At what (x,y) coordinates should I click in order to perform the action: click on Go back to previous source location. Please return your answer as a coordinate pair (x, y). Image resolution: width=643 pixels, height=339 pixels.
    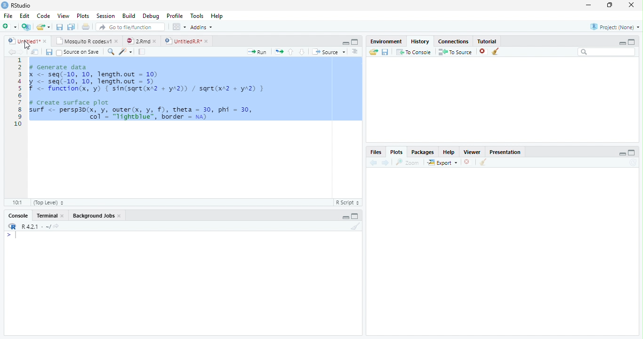
    Looking at the image, I should click on (11, 52).